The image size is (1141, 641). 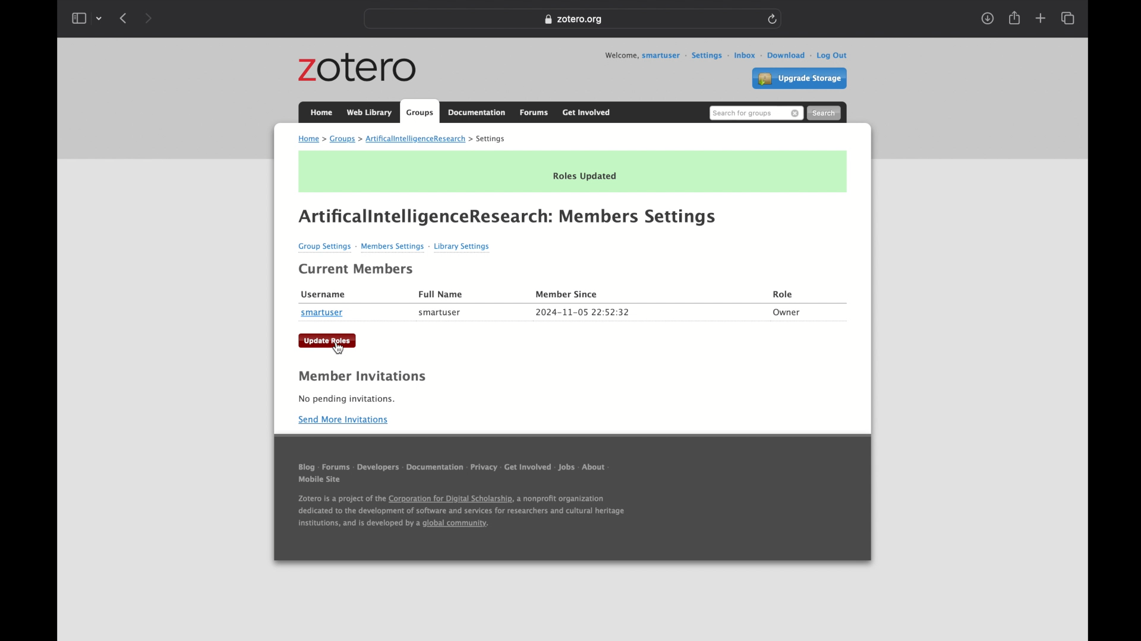 I want to click on settings, so click(x=703, y=56).